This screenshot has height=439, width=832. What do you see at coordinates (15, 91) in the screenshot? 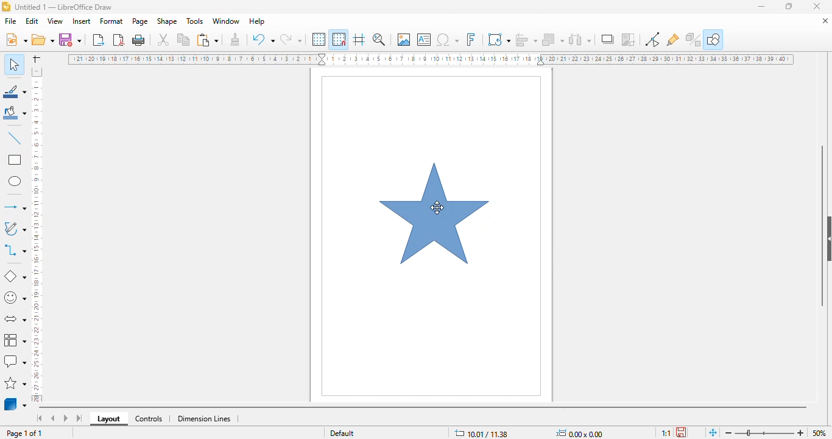
I see `line color` at bounding box center [15, 91].